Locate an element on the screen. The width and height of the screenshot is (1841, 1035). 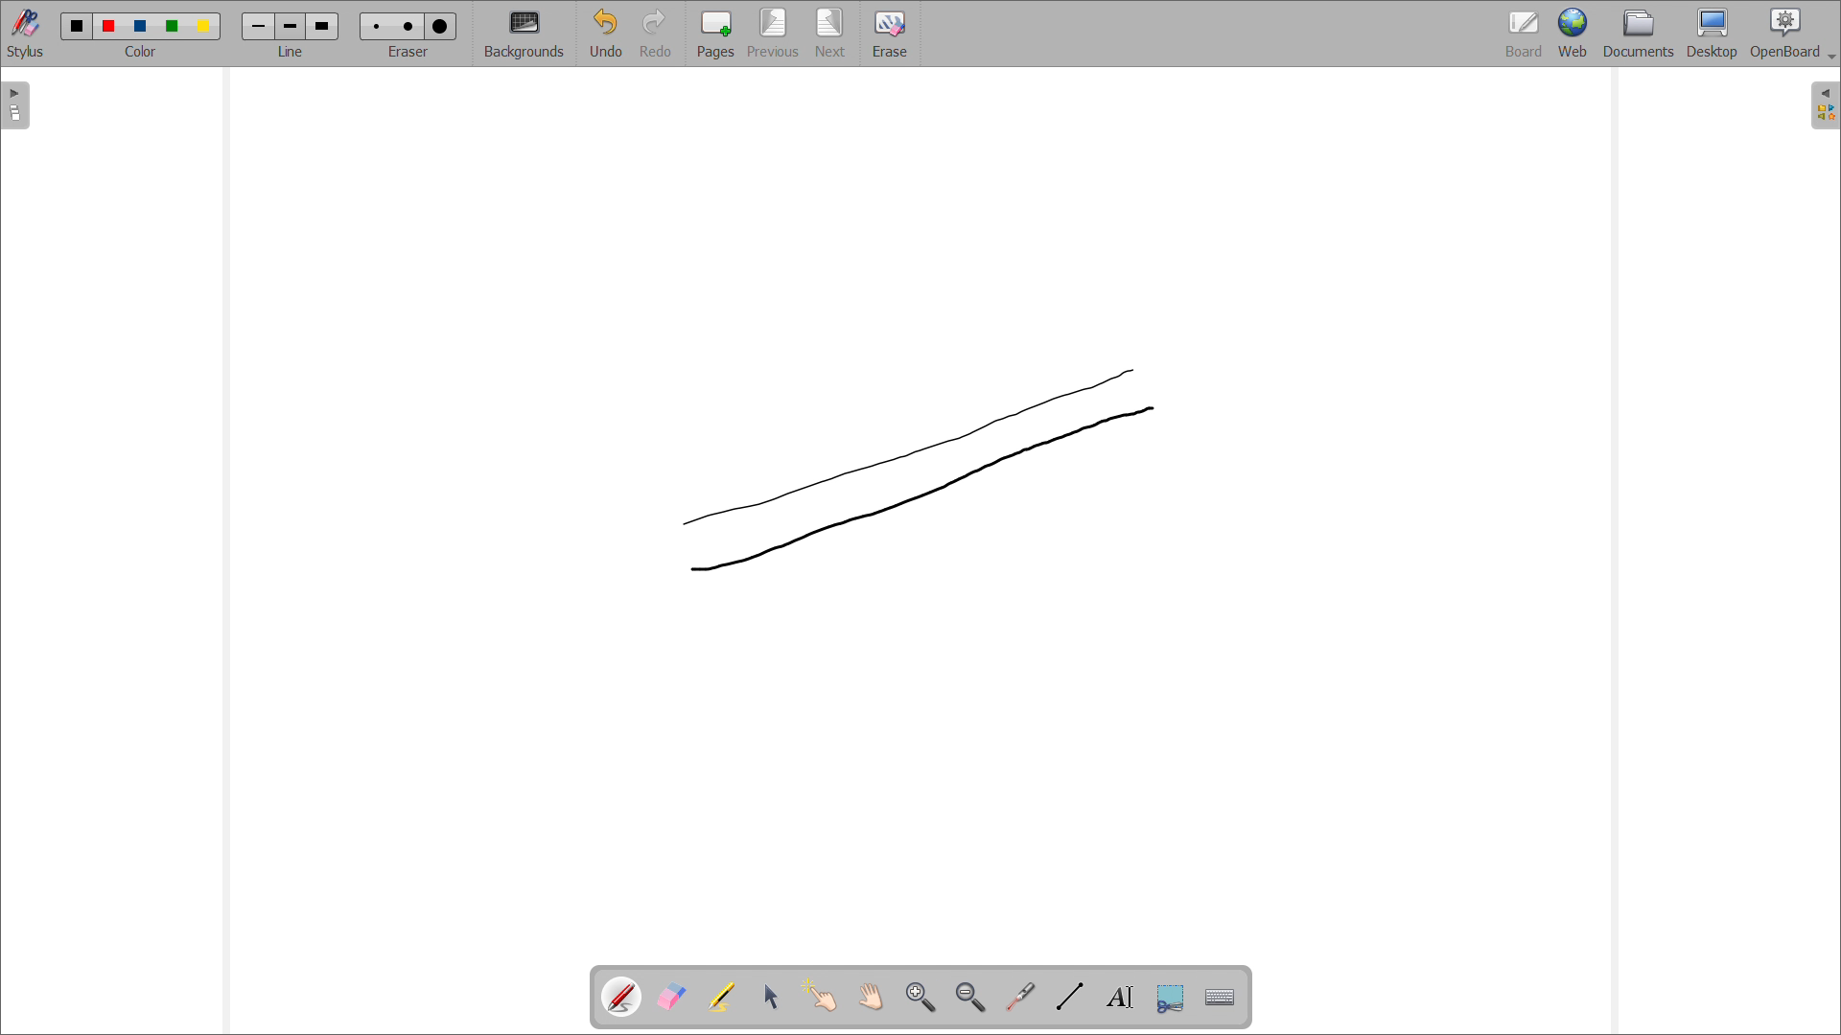
redo is located at coordinates (657, 33).